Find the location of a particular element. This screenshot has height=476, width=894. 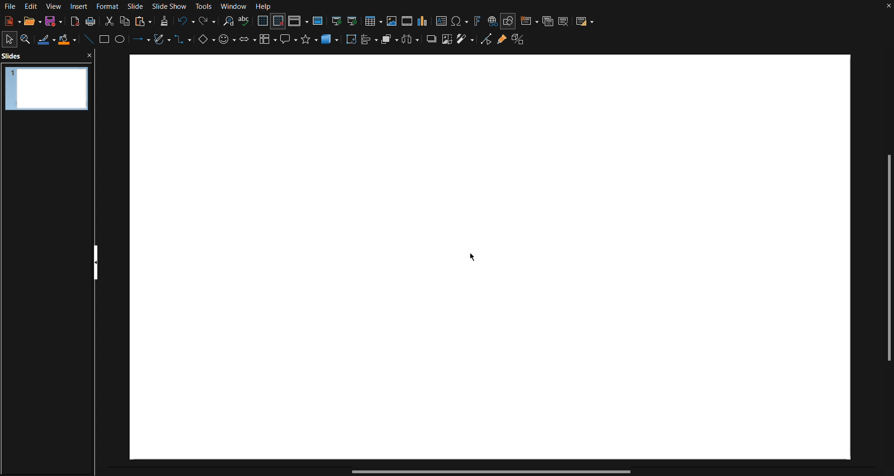

Edit is located at coordinates (31, 7).